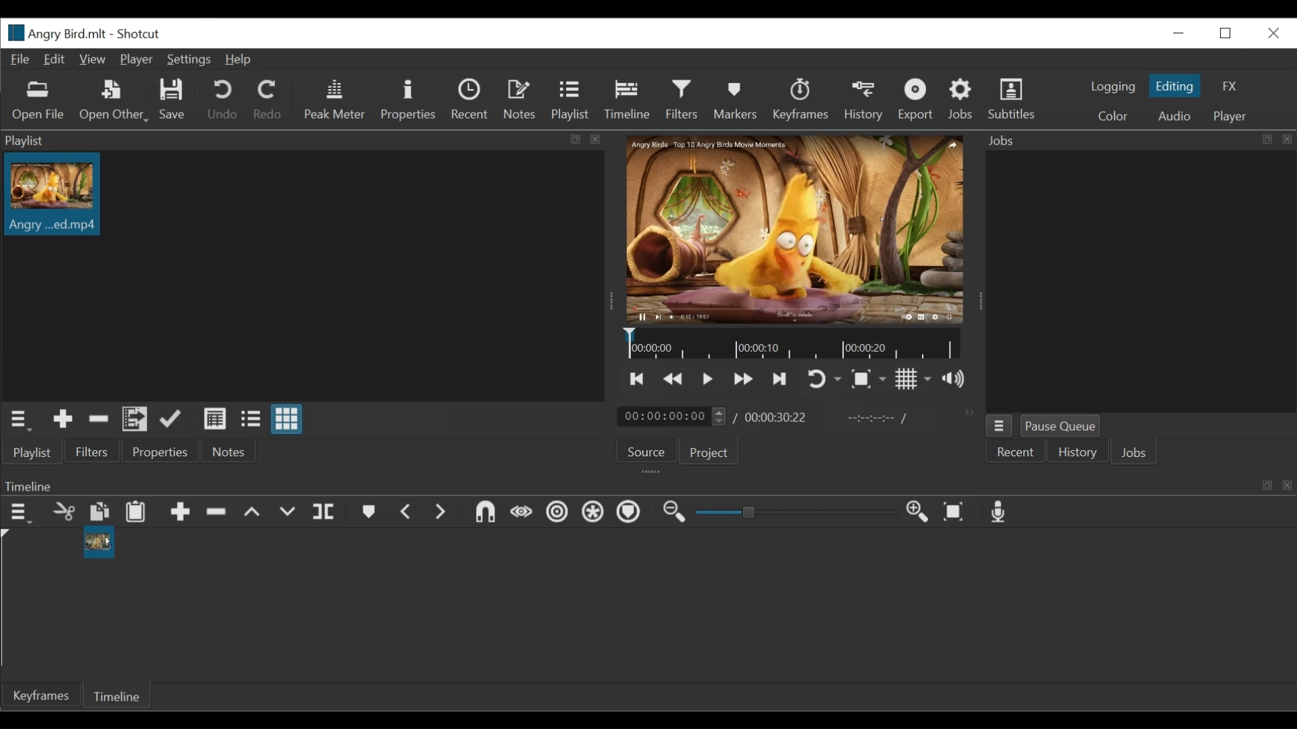 The image size is (1297, 729). I want to click on Next marker, so click(441, 513).